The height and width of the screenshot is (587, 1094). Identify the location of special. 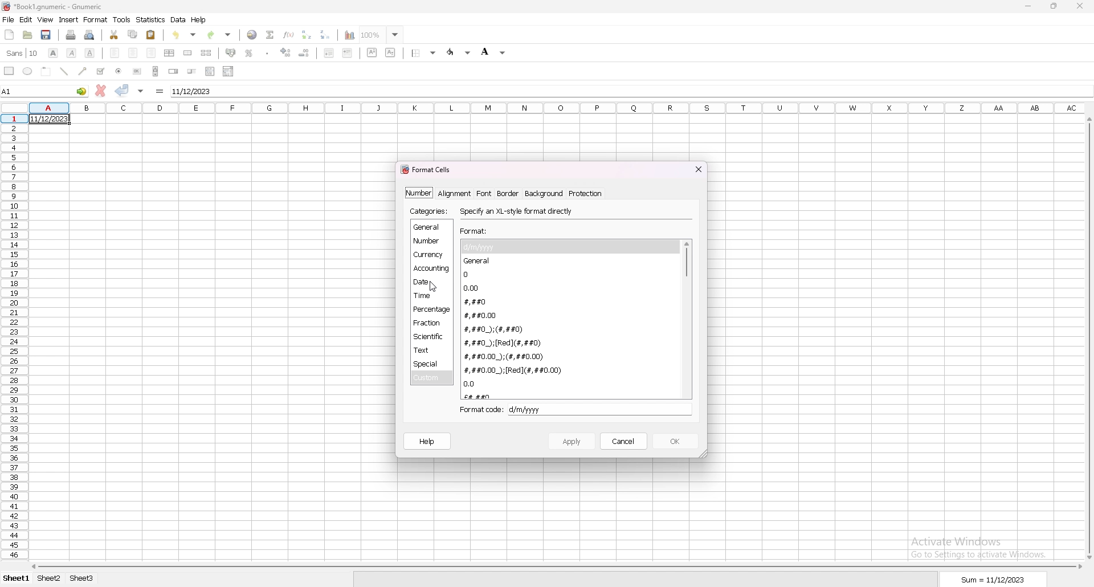
(430, 364).